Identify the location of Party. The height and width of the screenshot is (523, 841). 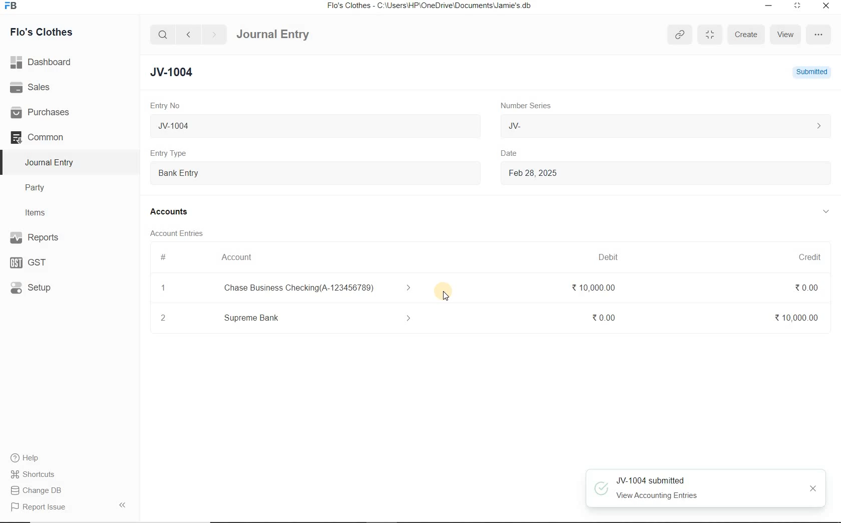
(42, 188).